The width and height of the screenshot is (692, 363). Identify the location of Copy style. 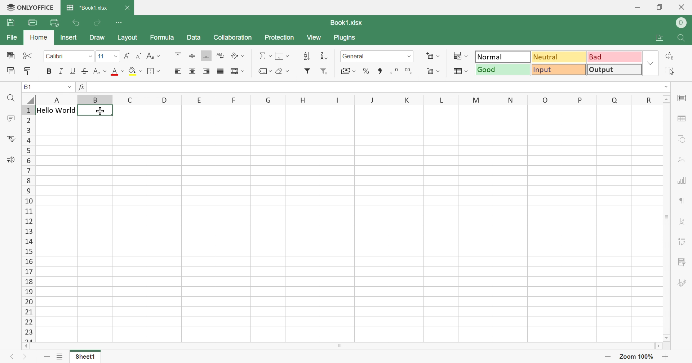
(28, 72).